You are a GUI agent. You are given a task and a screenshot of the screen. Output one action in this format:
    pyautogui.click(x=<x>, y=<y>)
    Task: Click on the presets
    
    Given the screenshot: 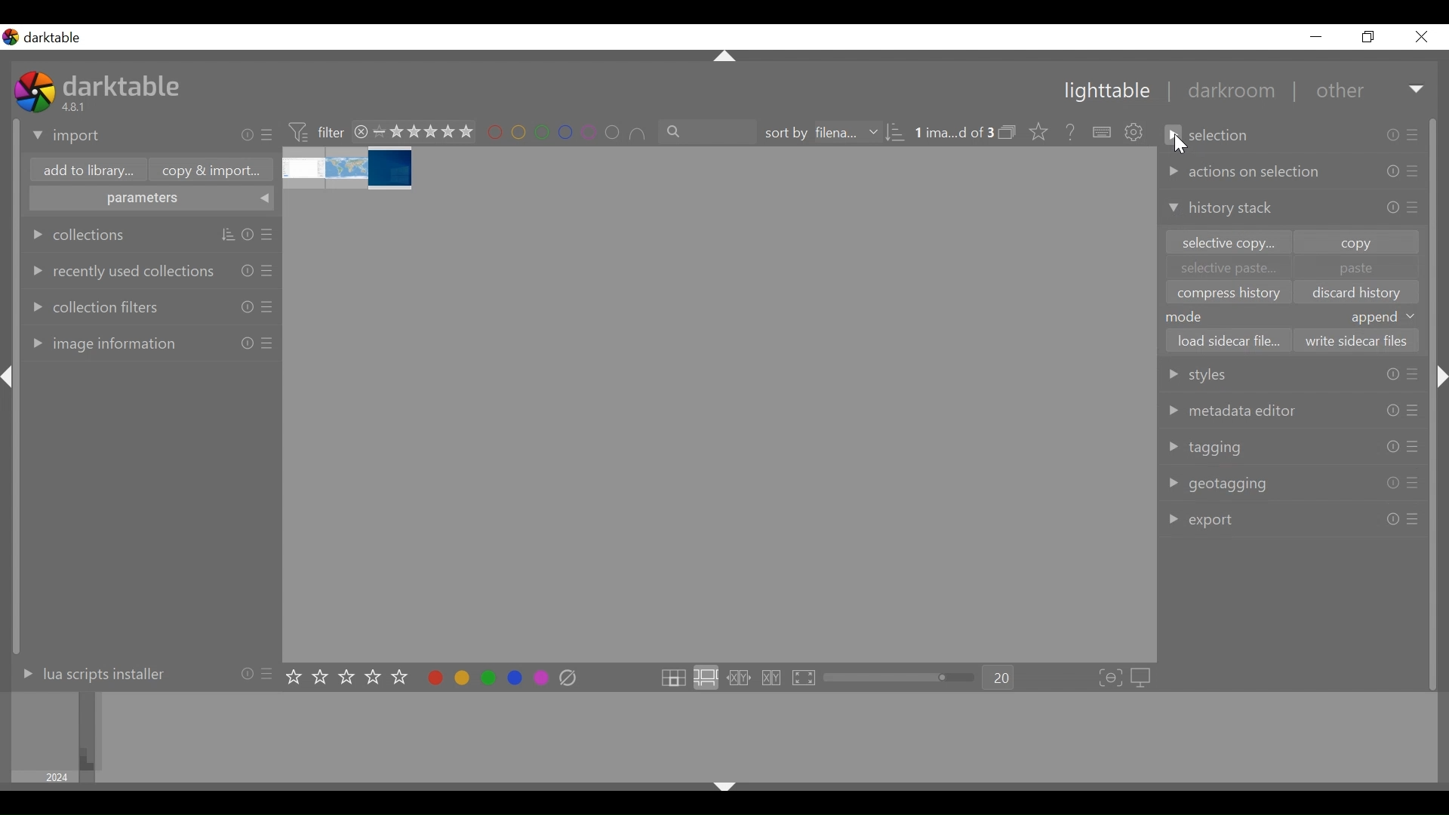 What is the action you would take?
    pyautogui.click(x=1414, y=208)
    